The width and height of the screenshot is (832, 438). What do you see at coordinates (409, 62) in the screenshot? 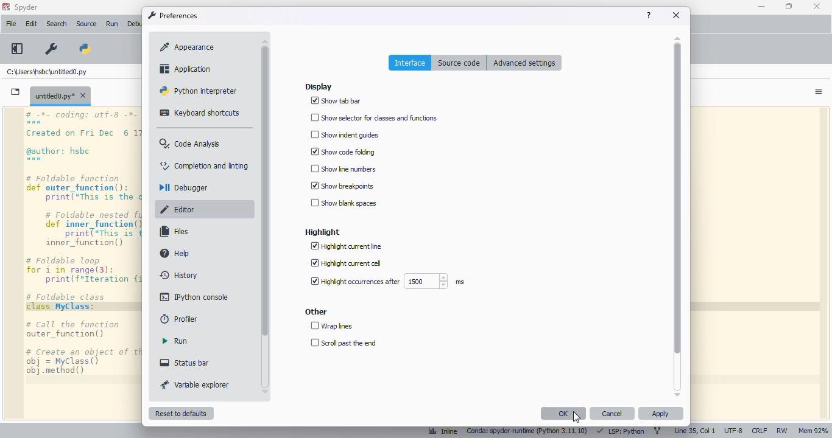
I see `interface` at bounding box center [409, 62].